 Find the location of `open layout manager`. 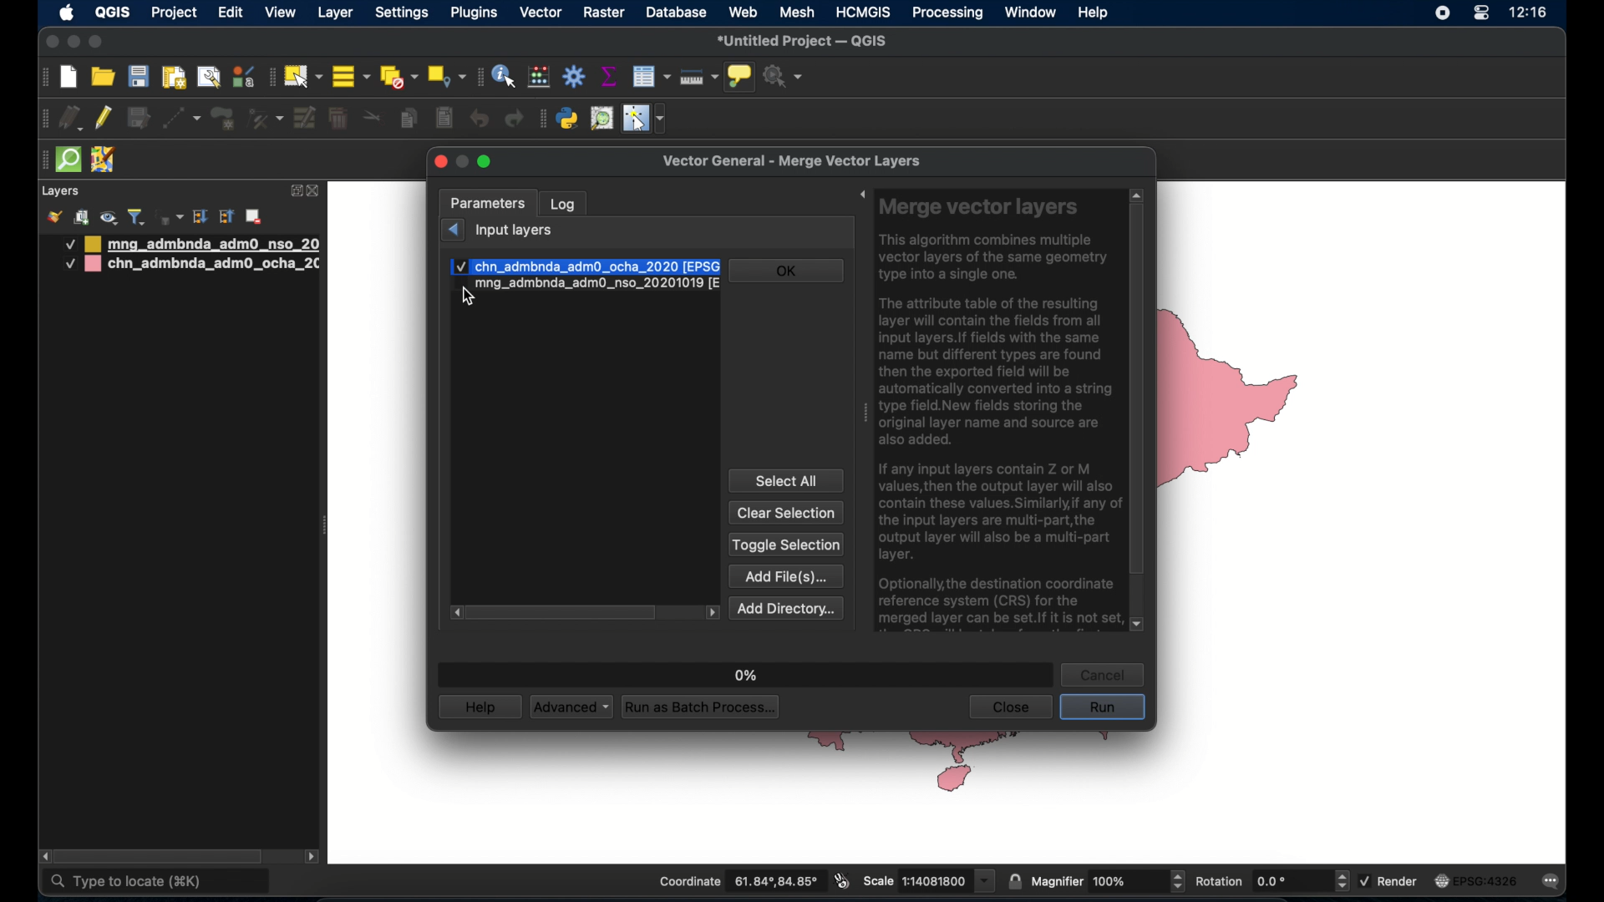

open layout manager is located at coordinates (208, 77).